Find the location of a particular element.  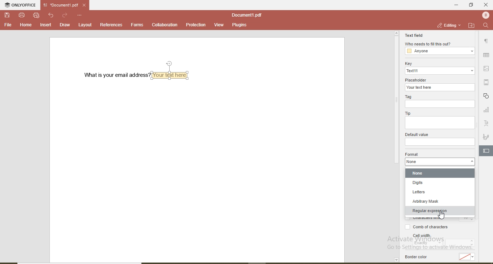

text is located at coordinates (487, 123).